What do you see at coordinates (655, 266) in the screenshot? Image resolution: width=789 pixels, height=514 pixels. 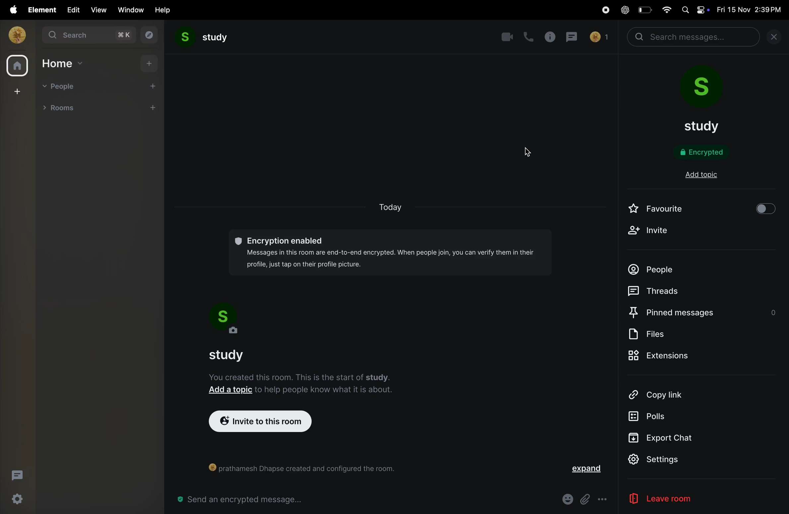 I see `people` at bounding box center [655, 266].